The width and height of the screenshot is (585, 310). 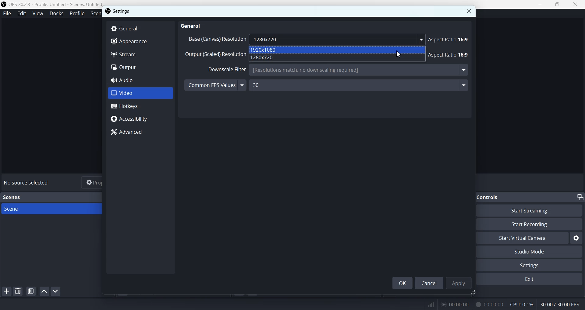 What do you see at coordinates (140, 67) in the screenshot?
I see `Output` at bounding box center [140, 67].